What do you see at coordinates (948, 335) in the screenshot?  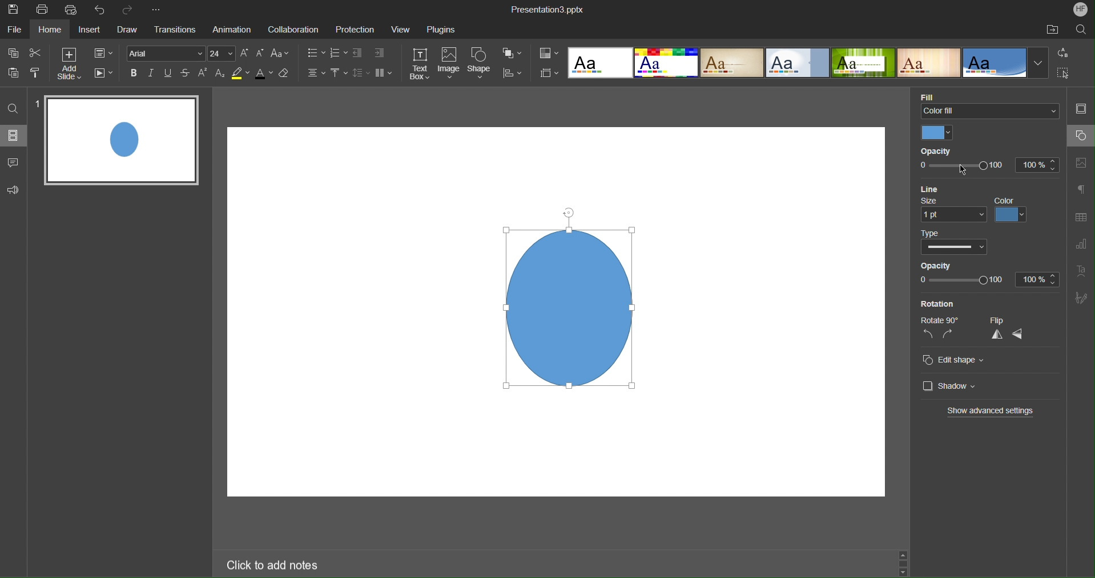 I see `Rotate CW` at bounding box center [948, 335].